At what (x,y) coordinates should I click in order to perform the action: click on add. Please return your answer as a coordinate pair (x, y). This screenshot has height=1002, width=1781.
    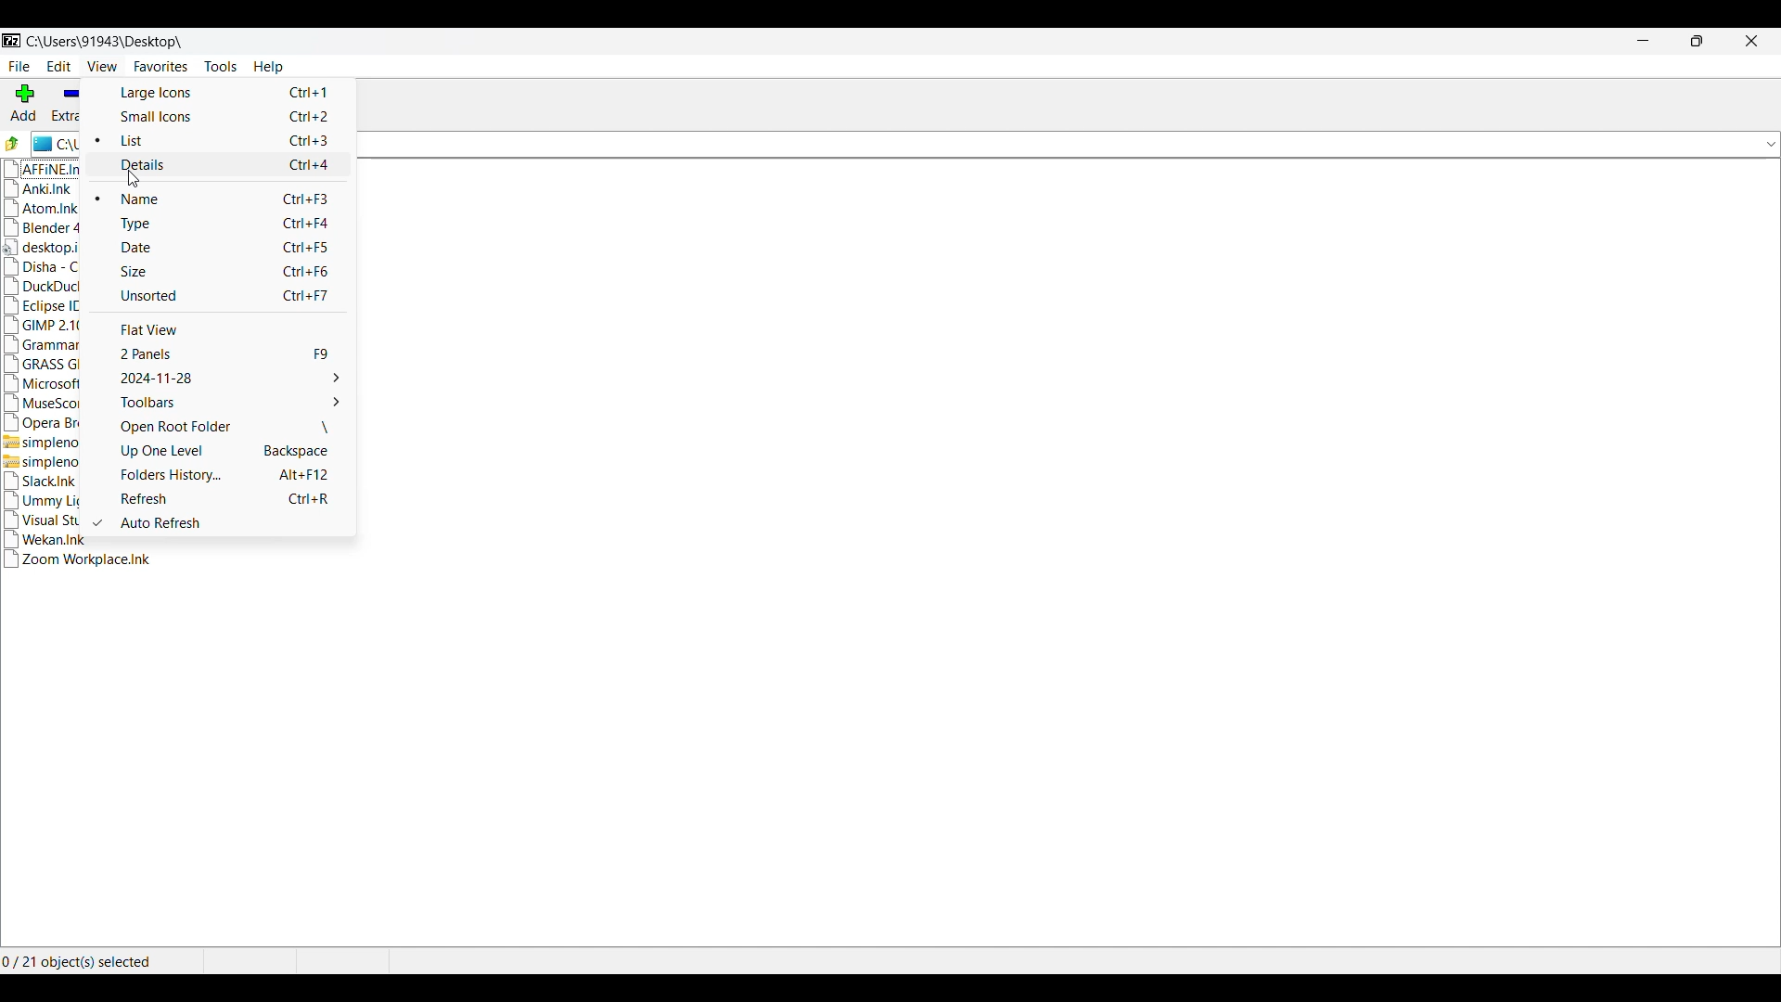
    Looking at the image, I should click on (27, 103).